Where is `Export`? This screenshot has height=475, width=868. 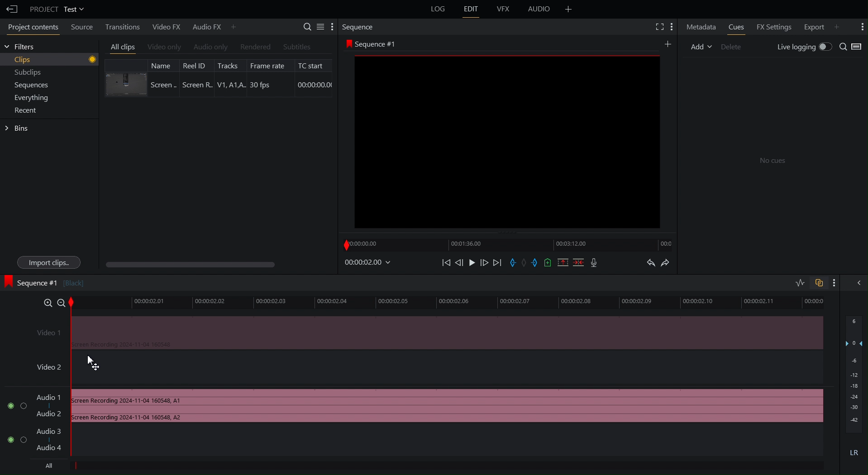
Export is located at coordinates (819, 27).